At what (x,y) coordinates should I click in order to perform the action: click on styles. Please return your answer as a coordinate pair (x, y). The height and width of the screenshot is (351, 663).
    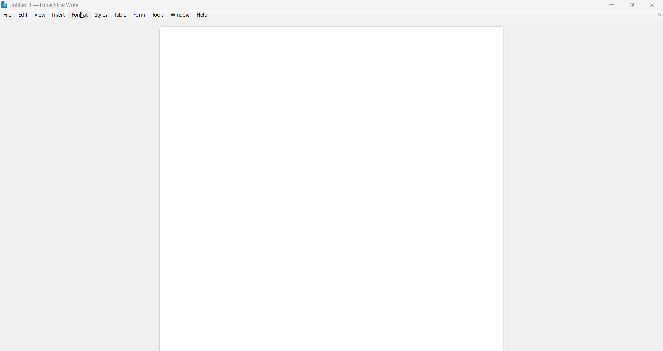
    Looking at the image, I should click on (100, 15).